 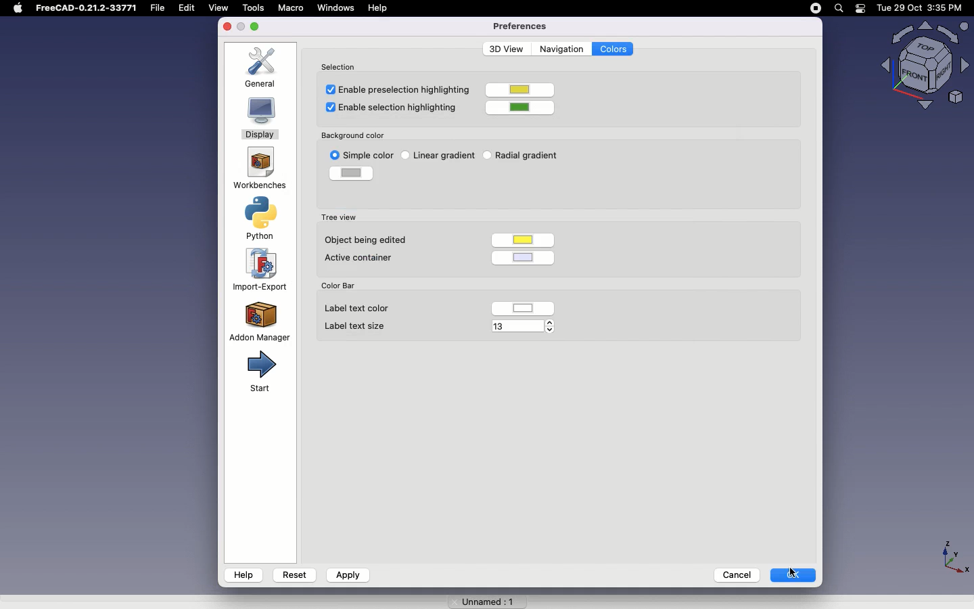 I want to click on Addon Manager, so click(x=260, y=321).